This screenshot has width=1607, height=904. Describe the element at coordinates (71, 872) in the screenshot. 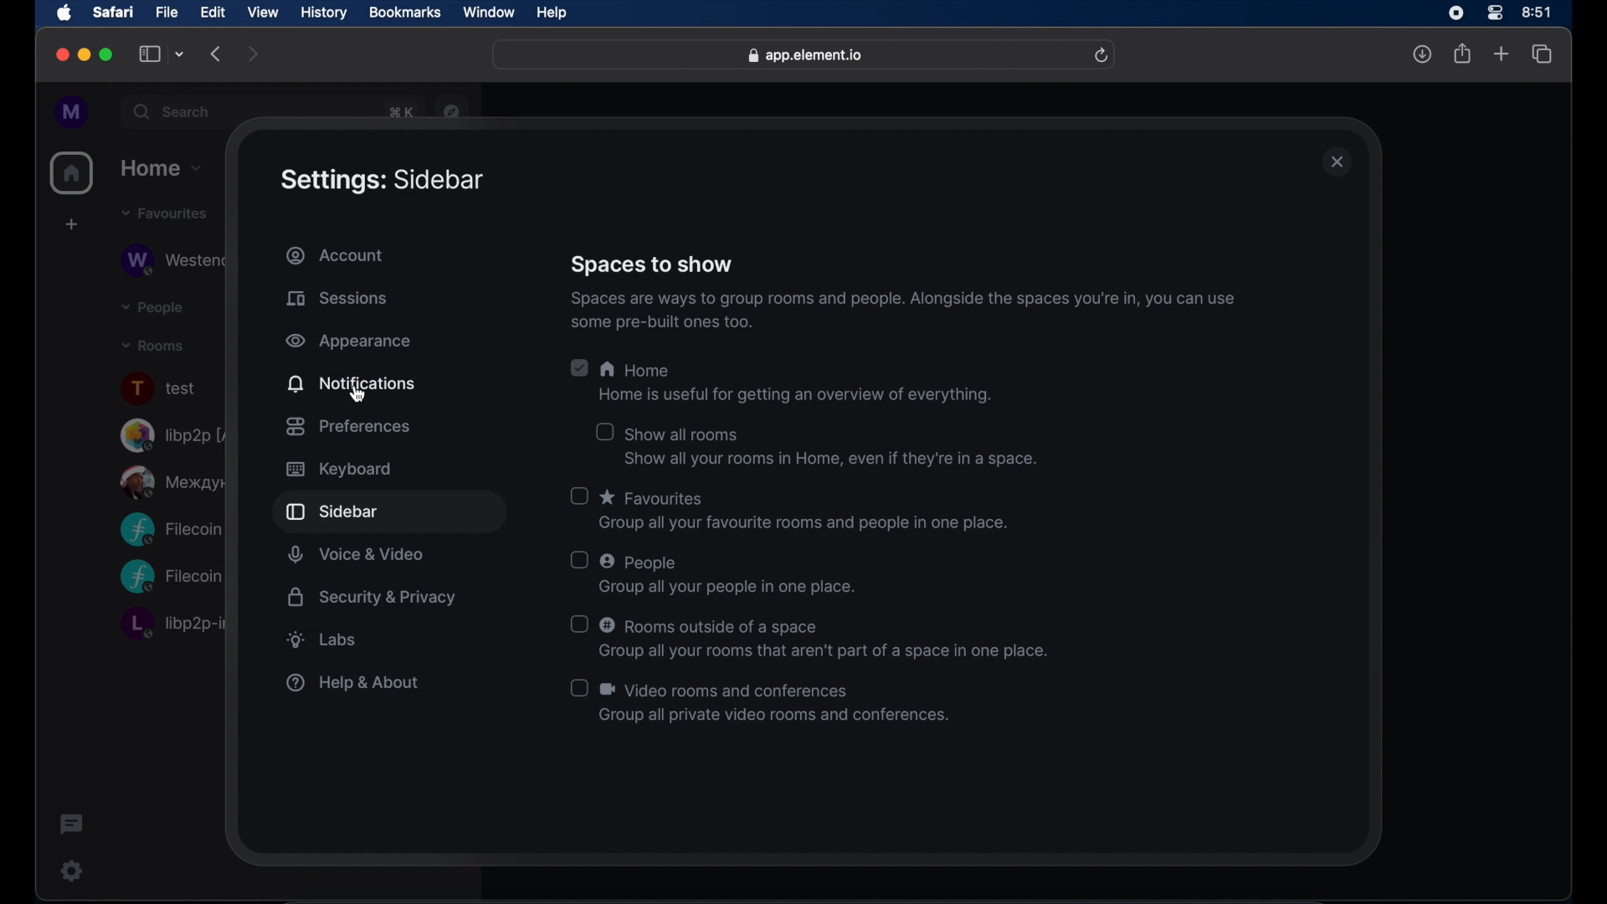

I see `settings` at that location.